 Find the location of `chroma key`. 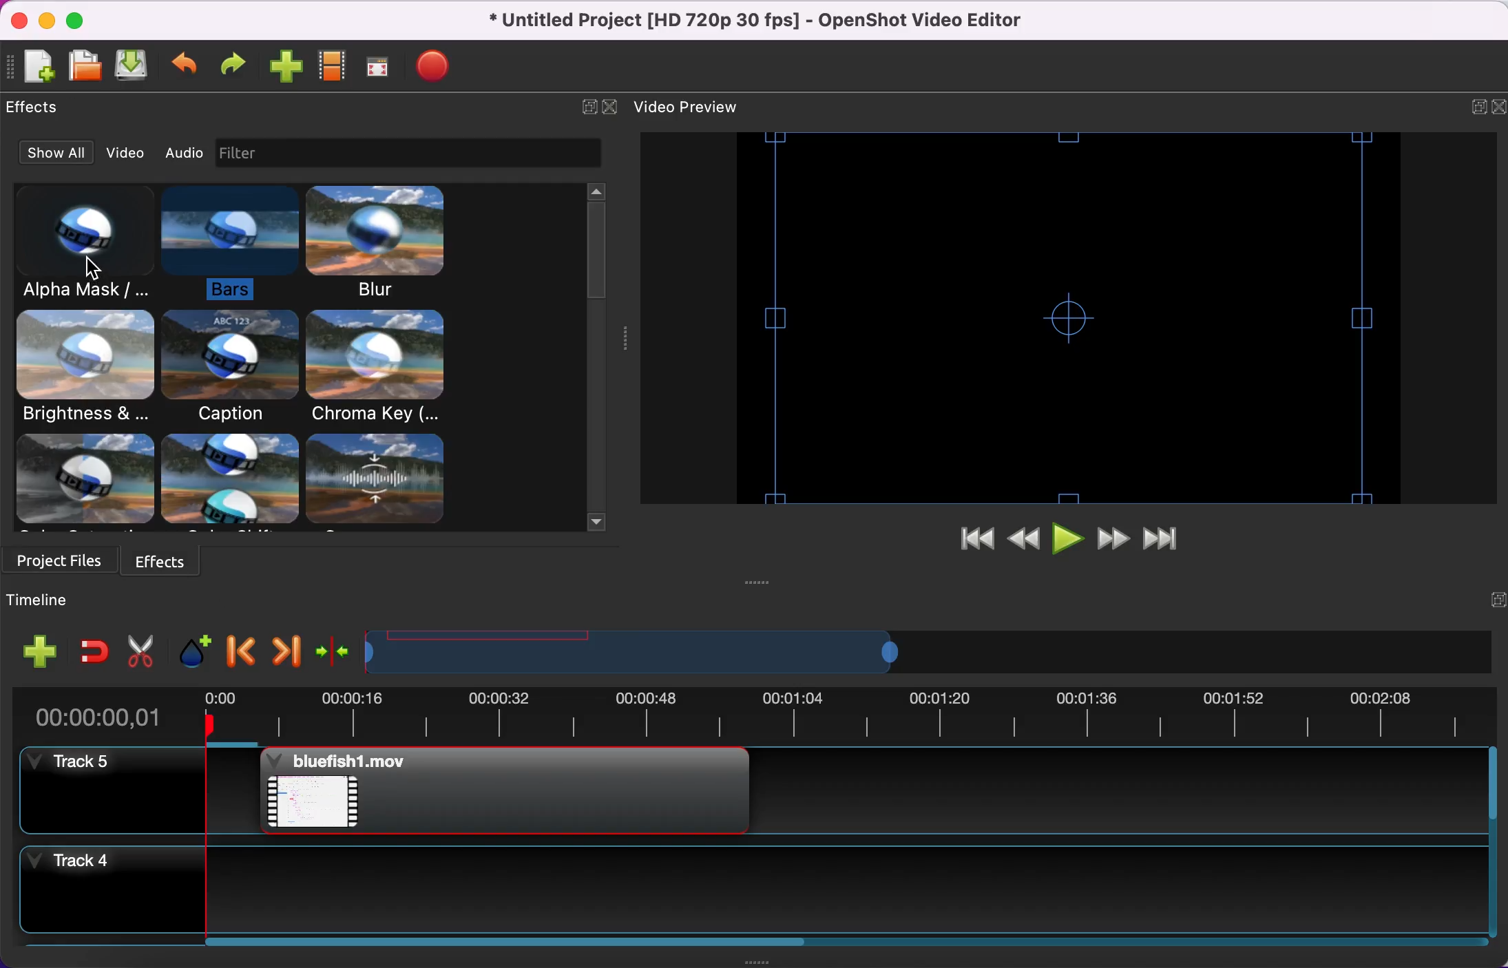

chroma key is located at coordinates (379, 367).